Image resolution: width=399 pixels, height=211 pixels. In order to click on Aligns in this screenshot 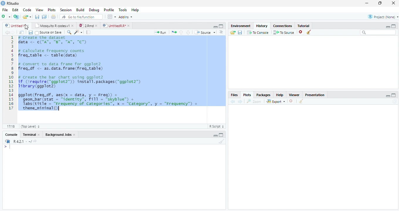, I will do `click(222, 32)`.